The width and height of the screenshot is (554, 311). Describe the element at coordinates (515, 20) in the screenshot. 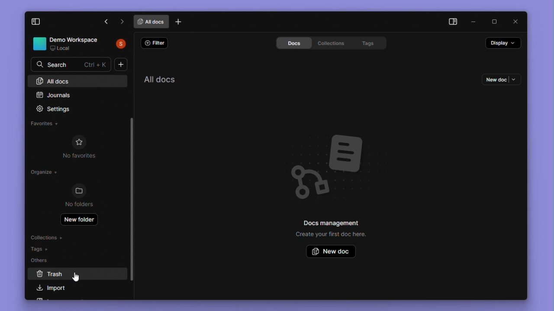

I see `close` at that location.